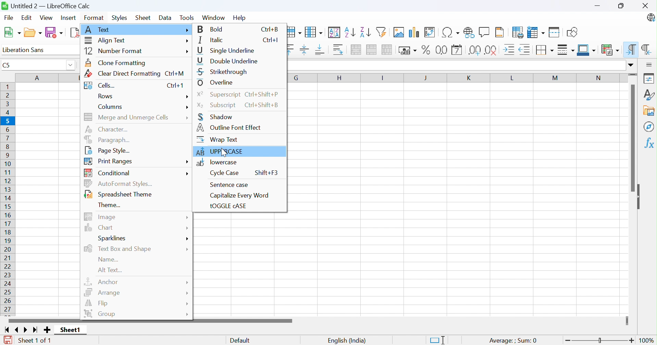  Describe the element at coordinates (218, 105) in the screenshot. I see `Subscript` at that location.